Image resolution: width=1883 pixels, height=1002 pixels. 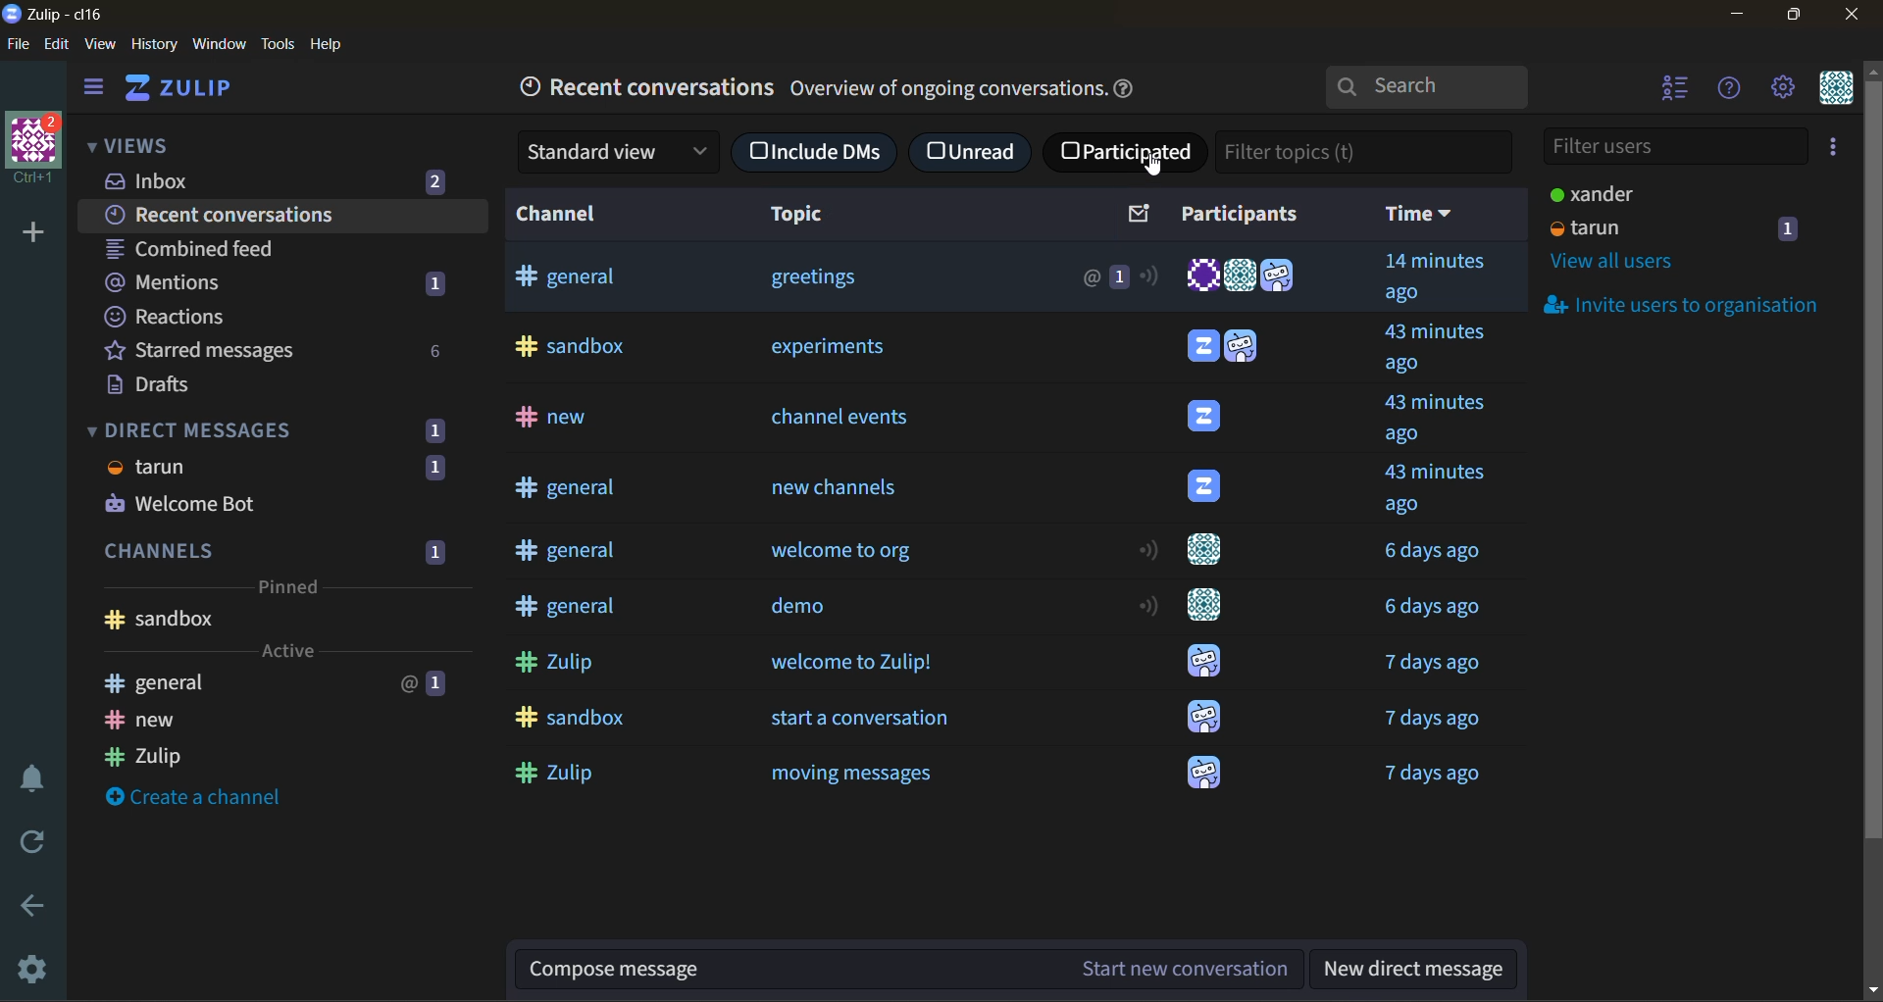 I want to click on Cursor, so click(x=1149, y=169).